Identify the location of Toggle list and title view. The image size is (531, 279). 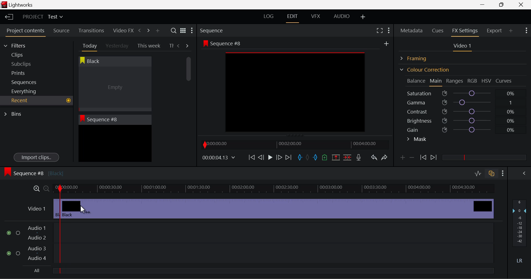
(183, 30).